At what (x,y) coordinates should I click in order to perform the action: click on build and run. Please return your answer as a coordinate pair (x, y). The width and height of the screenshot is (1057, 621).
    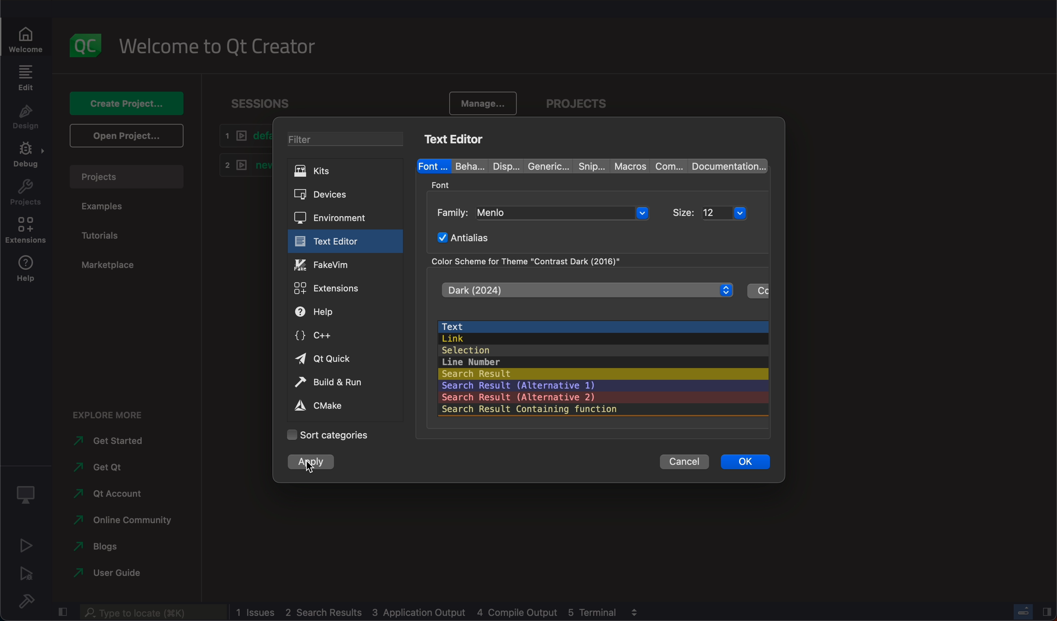
    Looking at the image, I should click on (344, 381).